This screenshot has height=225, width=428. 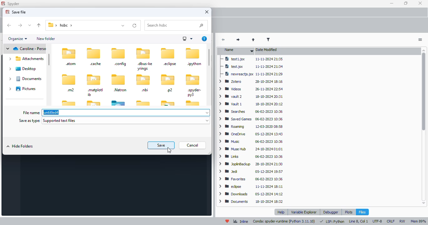 What do you see at coordinates (233, 179) in the screenshot?
I see `Favorites` at bounding box center [233, 179].